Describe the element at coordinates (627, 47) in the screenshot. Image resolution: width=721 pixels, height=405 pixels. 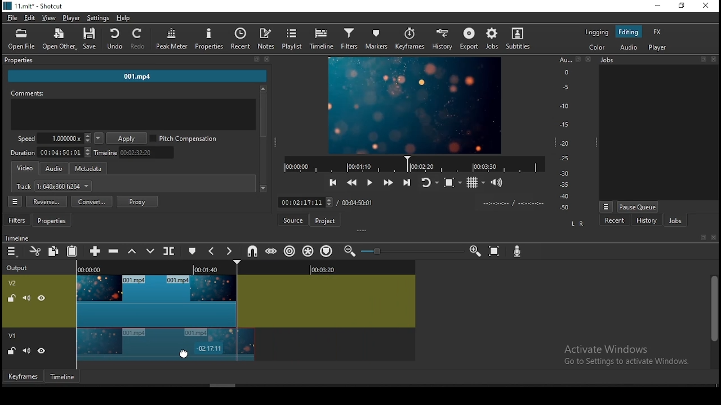
I see `audio` at that location.